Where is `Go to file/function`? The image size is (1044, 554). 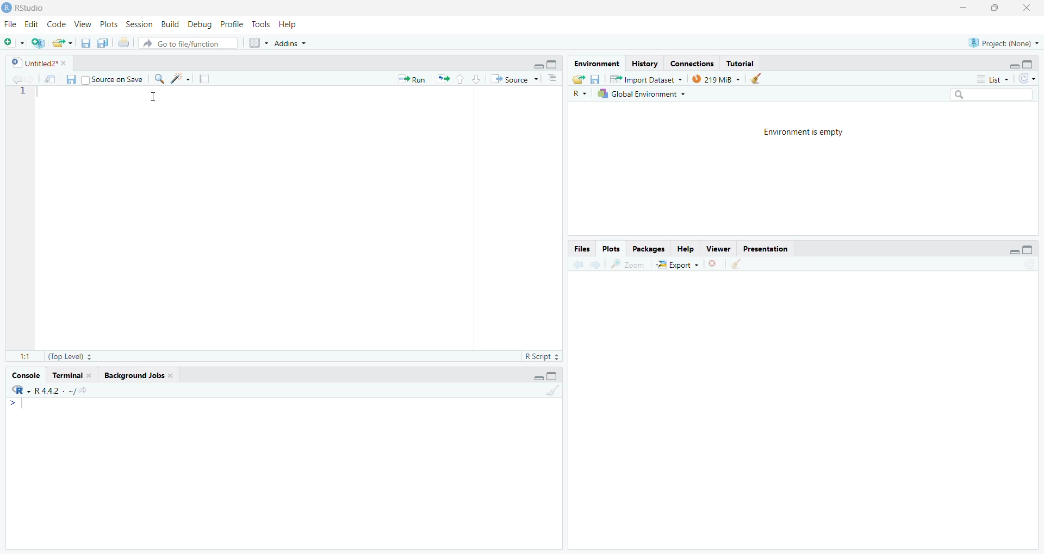 Go to file/function is located at coordinates (188, 43).